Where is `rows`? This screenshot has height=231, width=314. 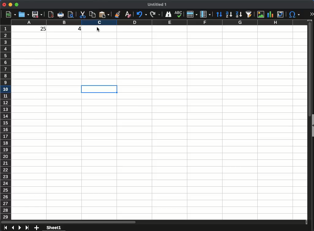 rows is located at coordinates (192, 14).